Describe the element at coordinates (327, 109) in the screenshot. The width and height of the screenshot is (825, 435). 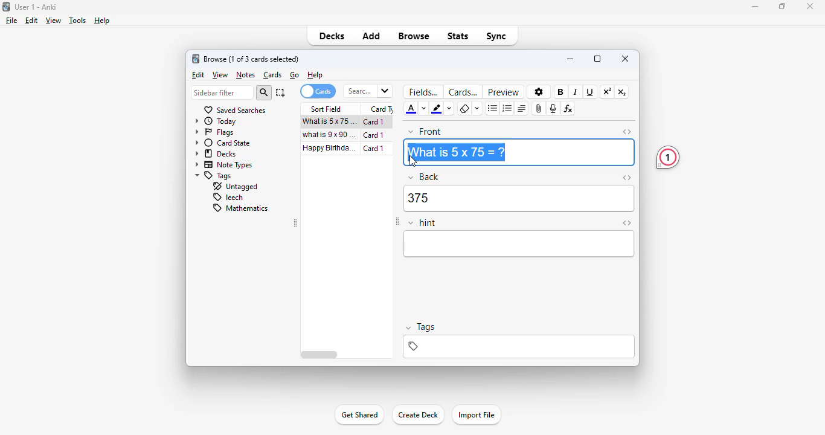
I see `sort field` at that location.